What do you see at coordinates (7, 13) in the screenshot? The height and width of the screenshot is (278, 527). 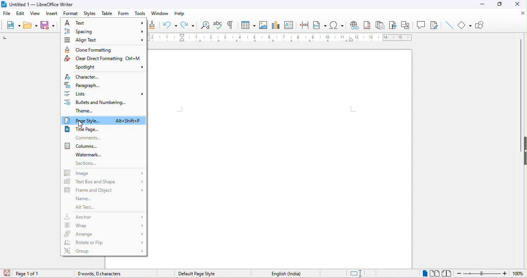 I see `file` at bounding box center [7, 13].